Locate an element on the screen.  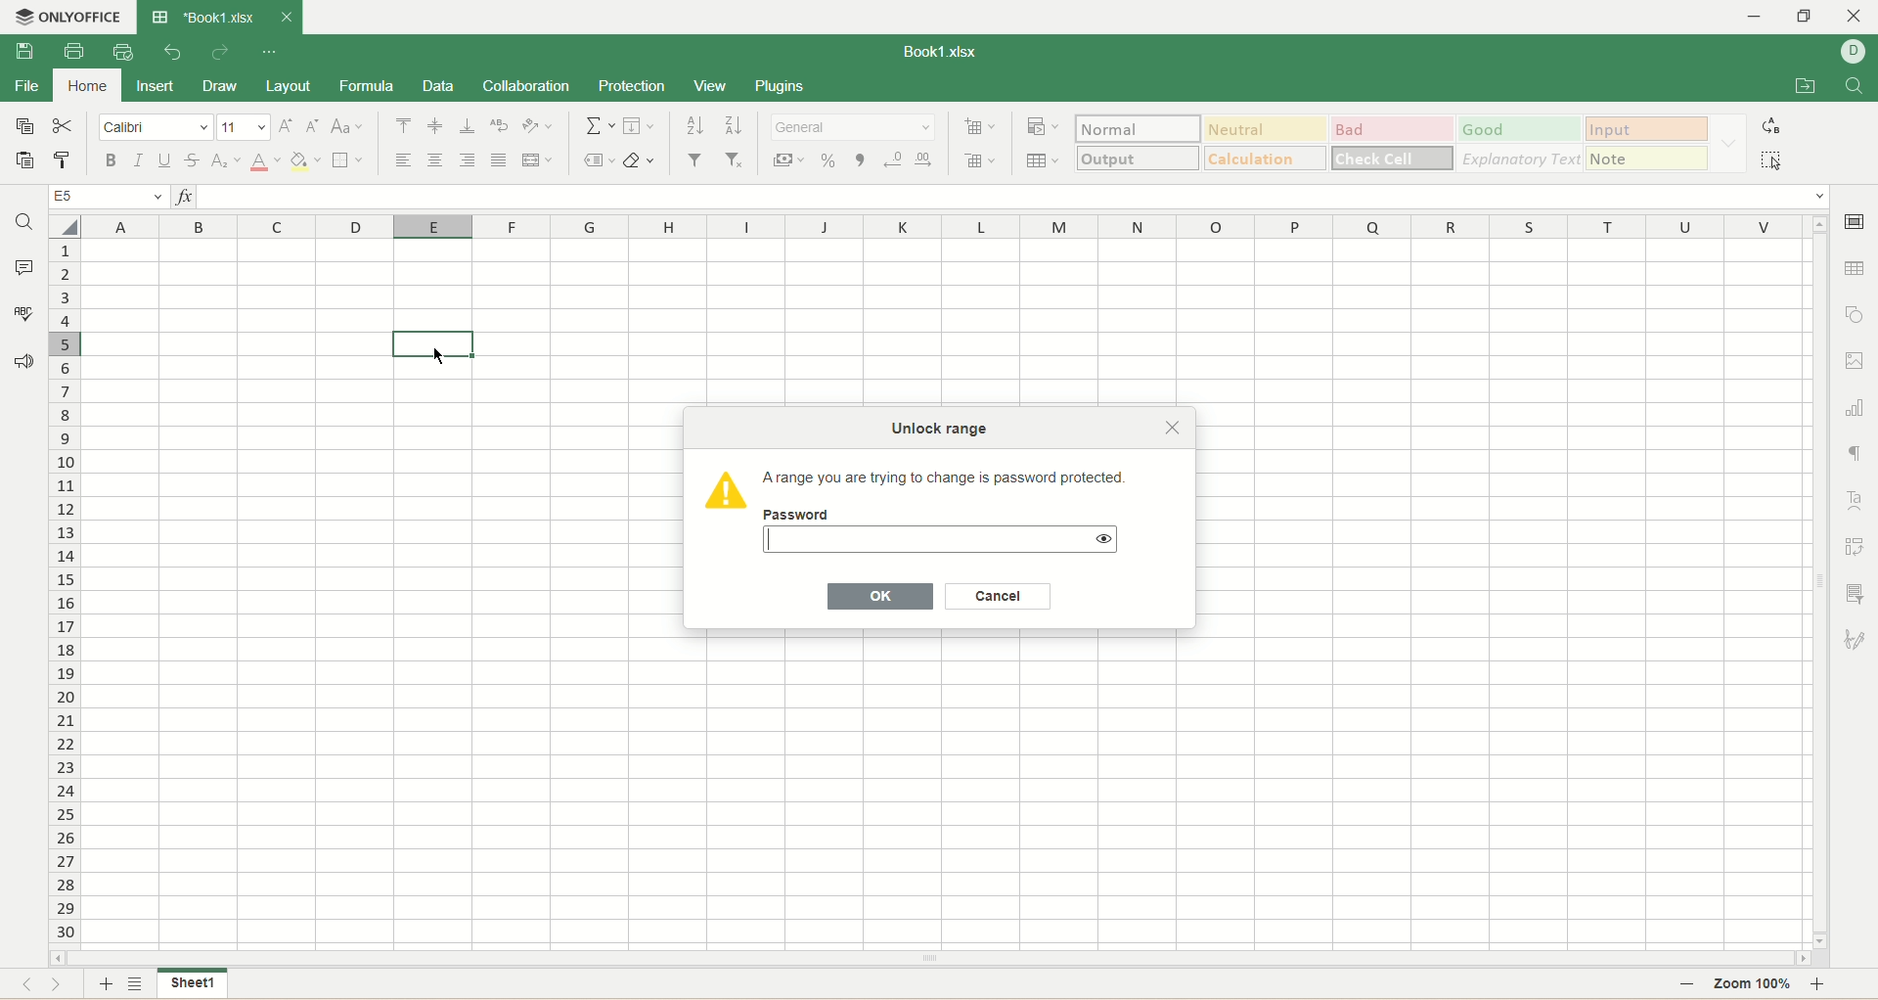
conditional formatting is located at coordinates (1040, 128).